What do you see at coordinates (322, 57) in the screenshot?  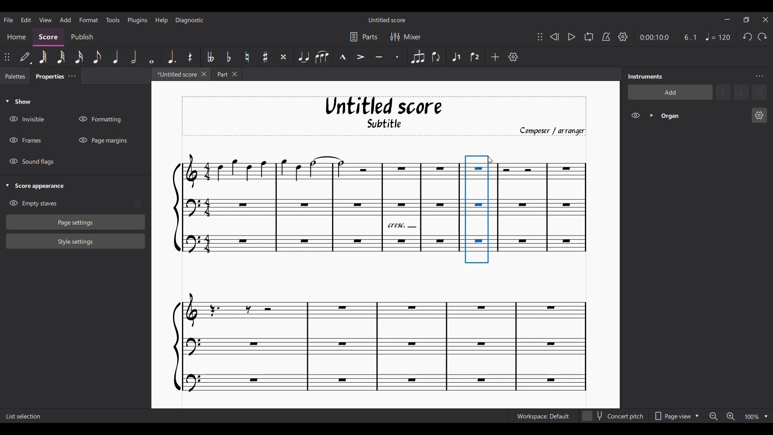 I see `Slur` at bounding box center [322, 57].